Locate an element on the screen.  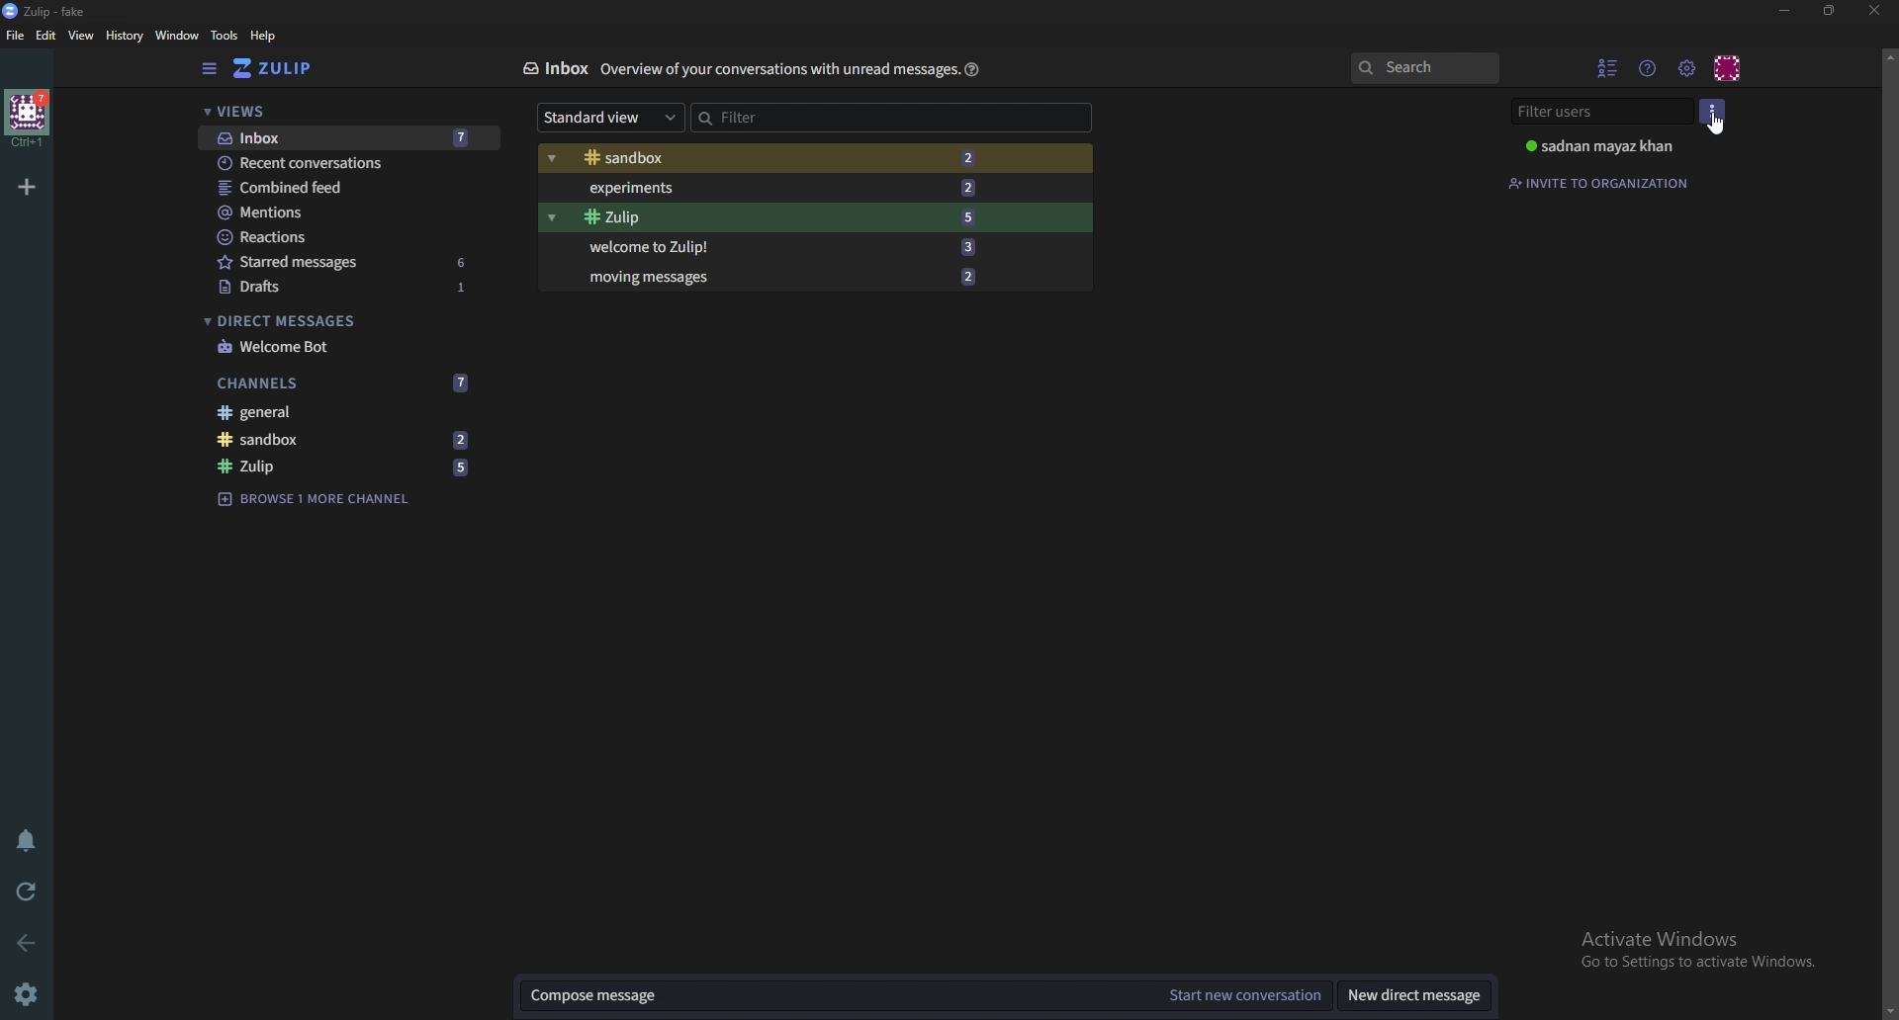
Welcome bot is located at coordinates (342, 347).